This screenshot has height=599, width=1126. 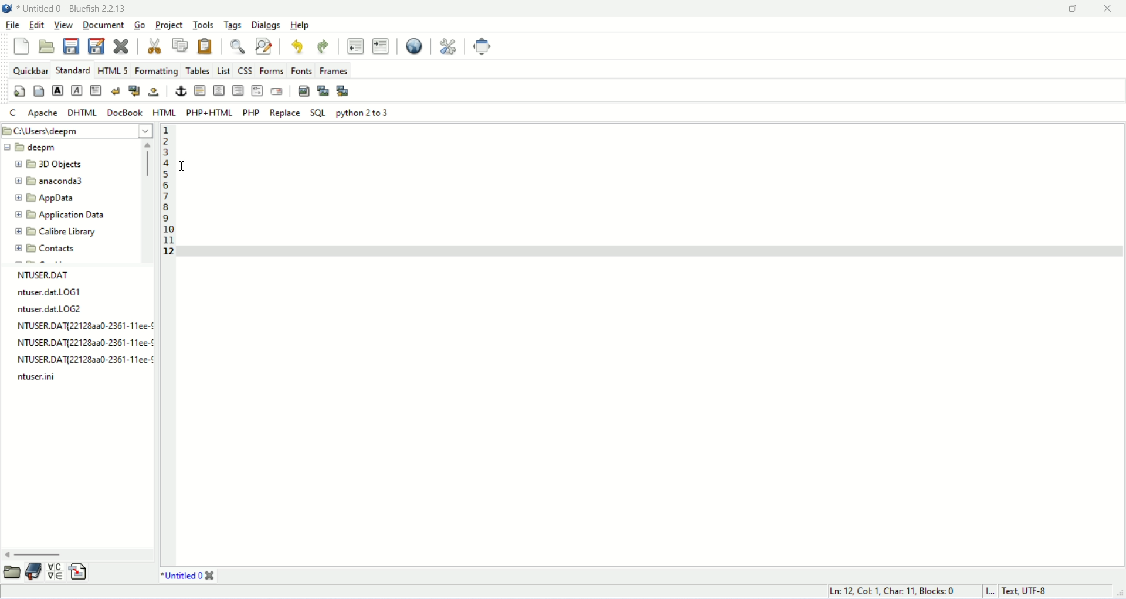 What do you see at coordinates (149, 200) in the screenshot?
I see `scroll bar` at bounding box center [149, 200].